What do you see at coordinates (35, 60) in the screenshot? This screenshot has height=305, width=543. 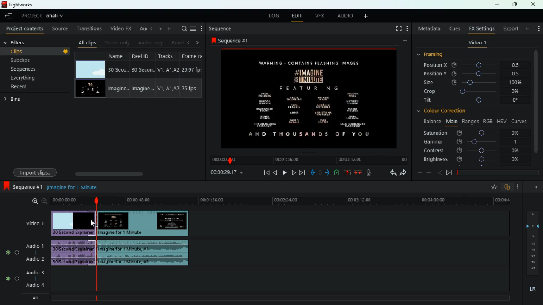 I see `subclips` at bounding box center [35, 60].